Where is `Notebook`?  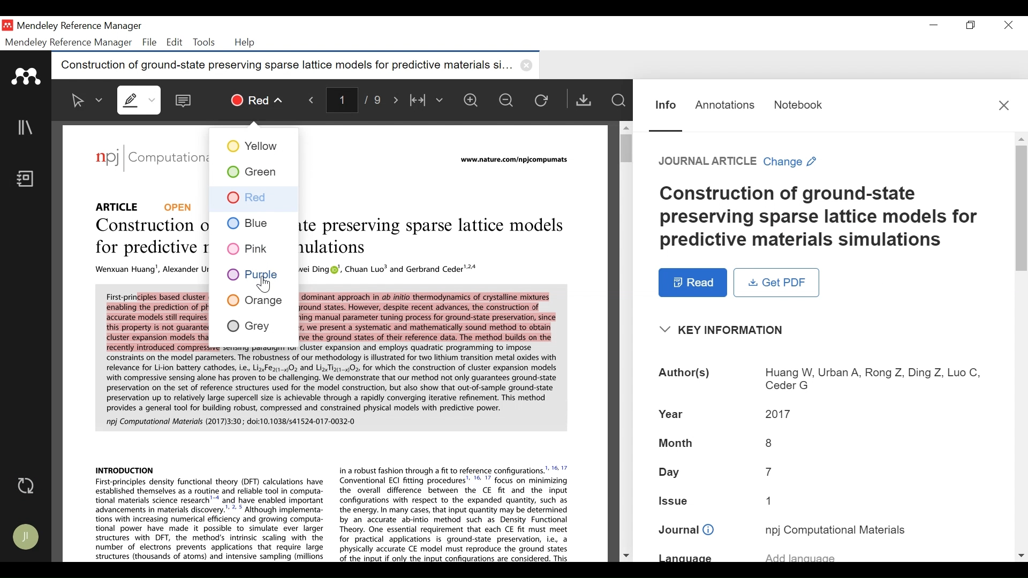 Notebook is located at coordinates (804, 107).